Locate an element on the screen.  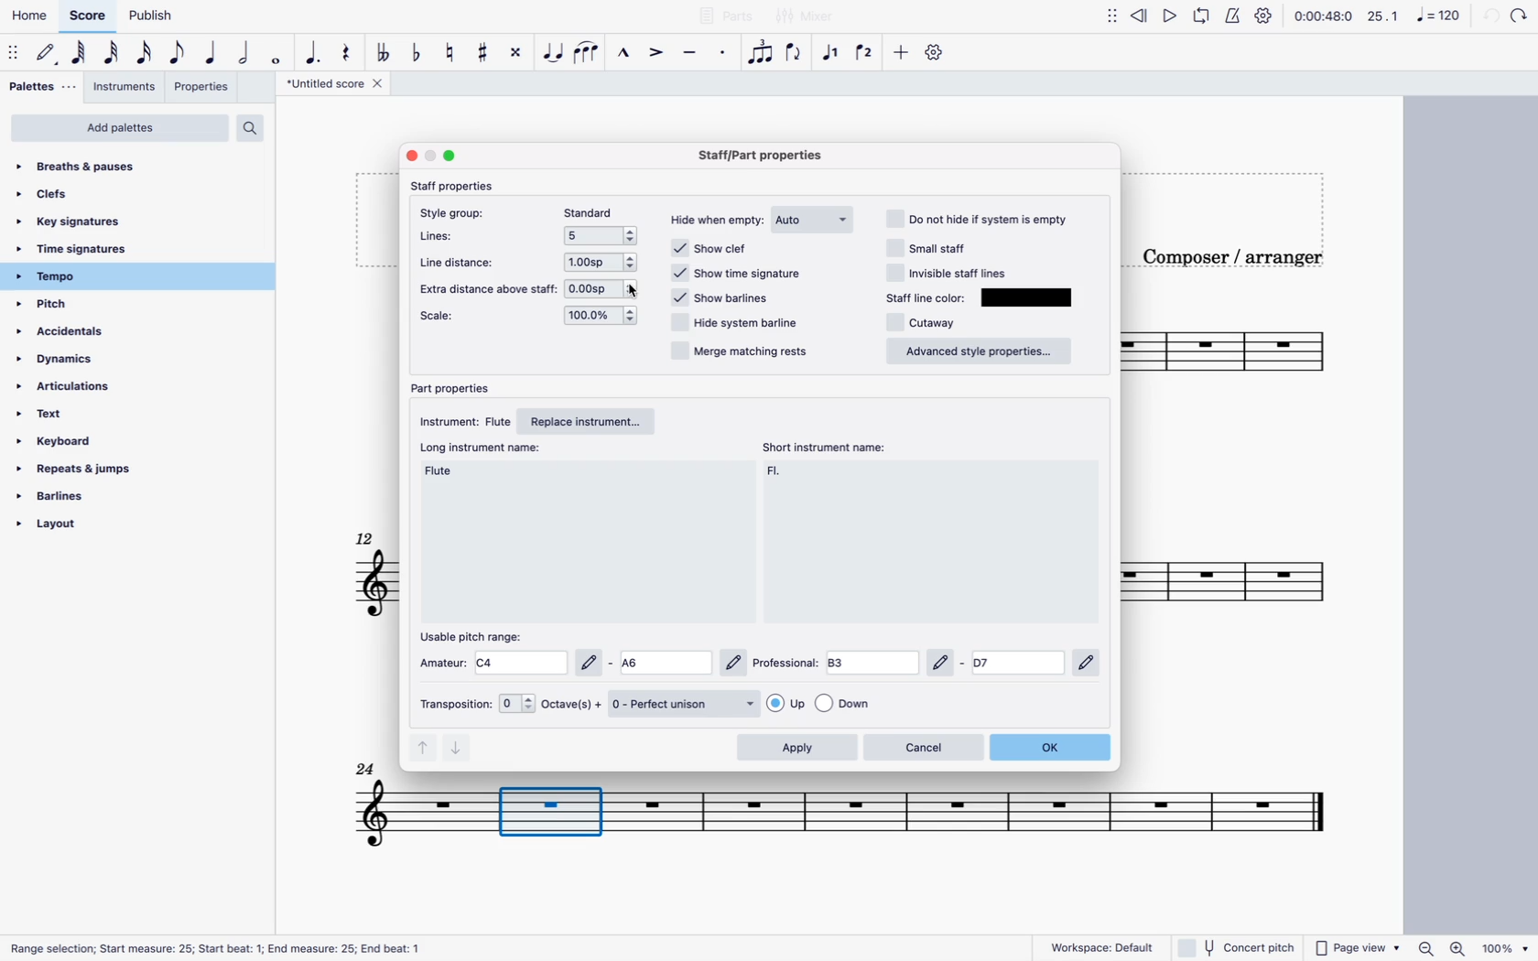
close is located at coordinates (412, 156).